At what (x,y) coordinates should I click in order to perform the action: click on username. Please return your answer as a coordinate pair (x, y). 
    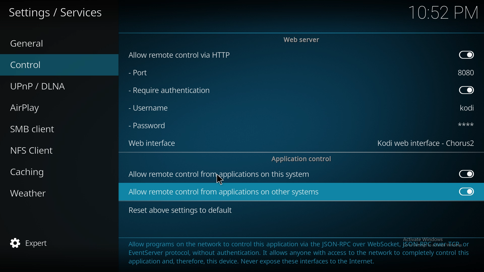
    Looking at the image, I should click on (154, 108).